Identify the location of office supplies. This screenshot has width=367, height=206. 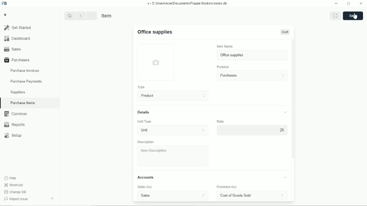
(155, 32).